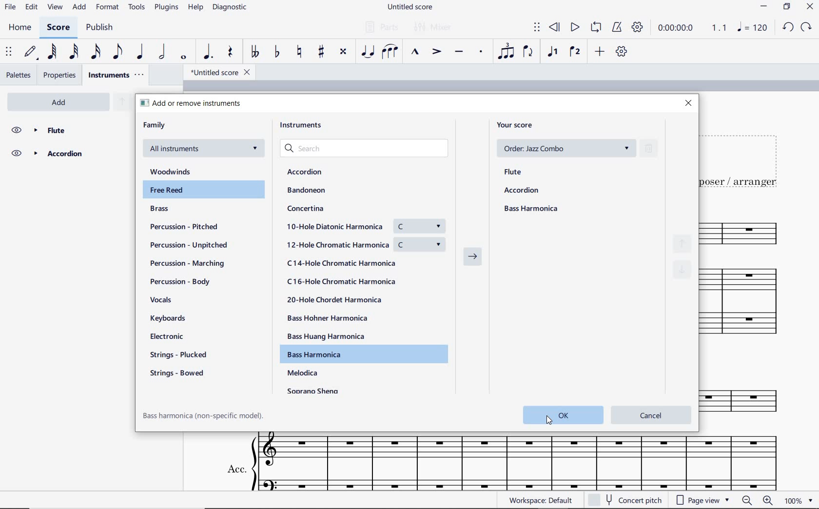  I want to click on toggle double-sharp, so click(343, 53).